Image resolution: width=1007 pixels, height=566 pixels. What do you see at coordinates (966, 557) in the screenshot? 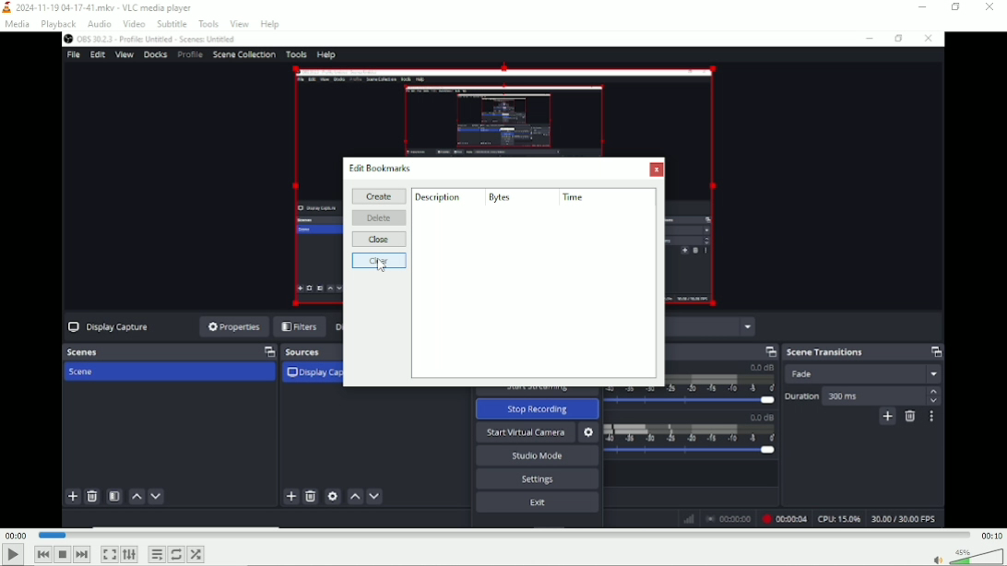
I see `Volume` at bounding box center [966, 557].